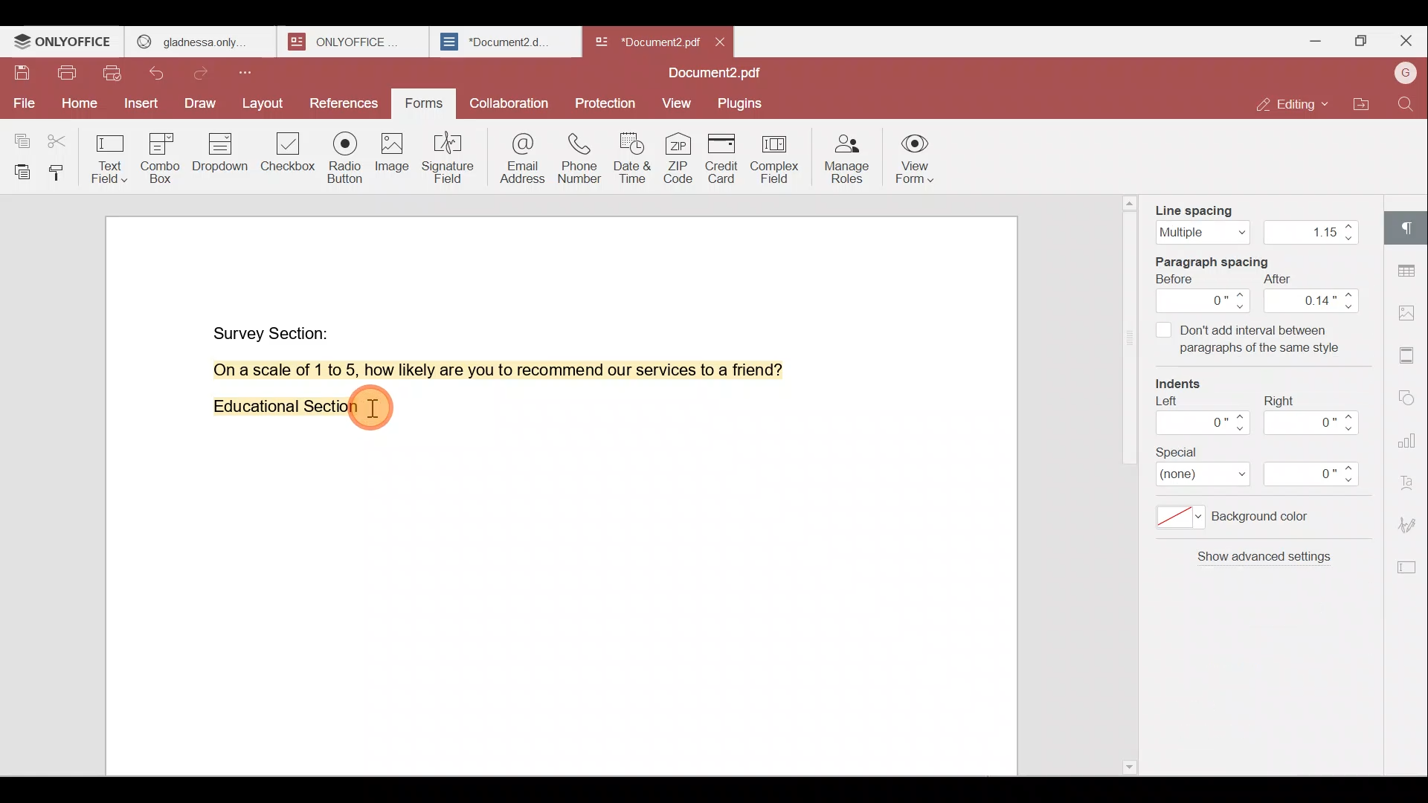 The height and width of the screenshot is (803, 1428). What do you see at coordinates (1405, 74) in the screenshot?
I see `Account name` at bounding box center [1405, 74].